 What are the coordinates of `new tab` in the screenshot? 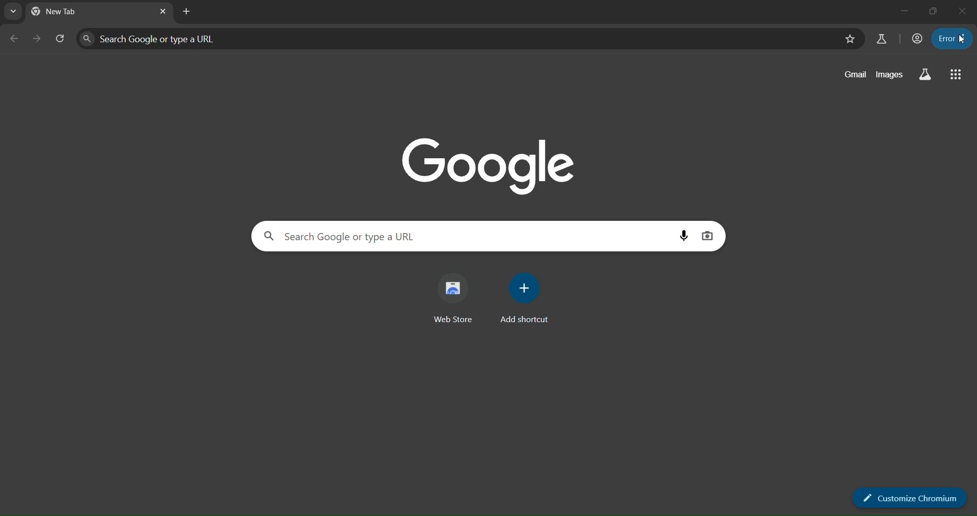 It's located at (187, 12).